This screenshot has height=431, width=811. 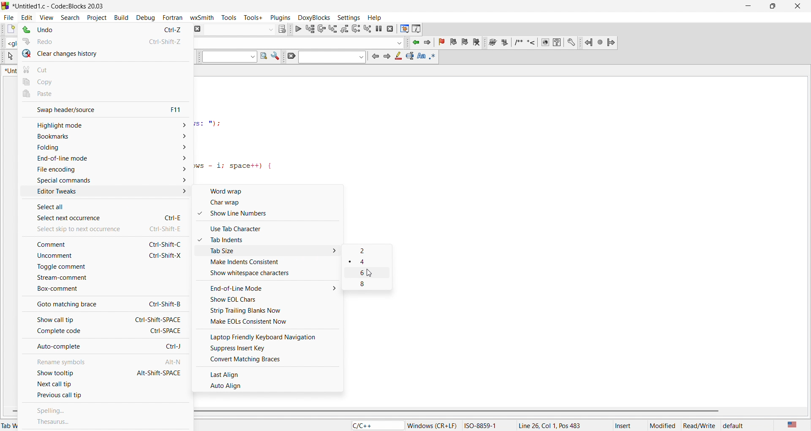 I want to click on undo, so click(x=75, y=30).